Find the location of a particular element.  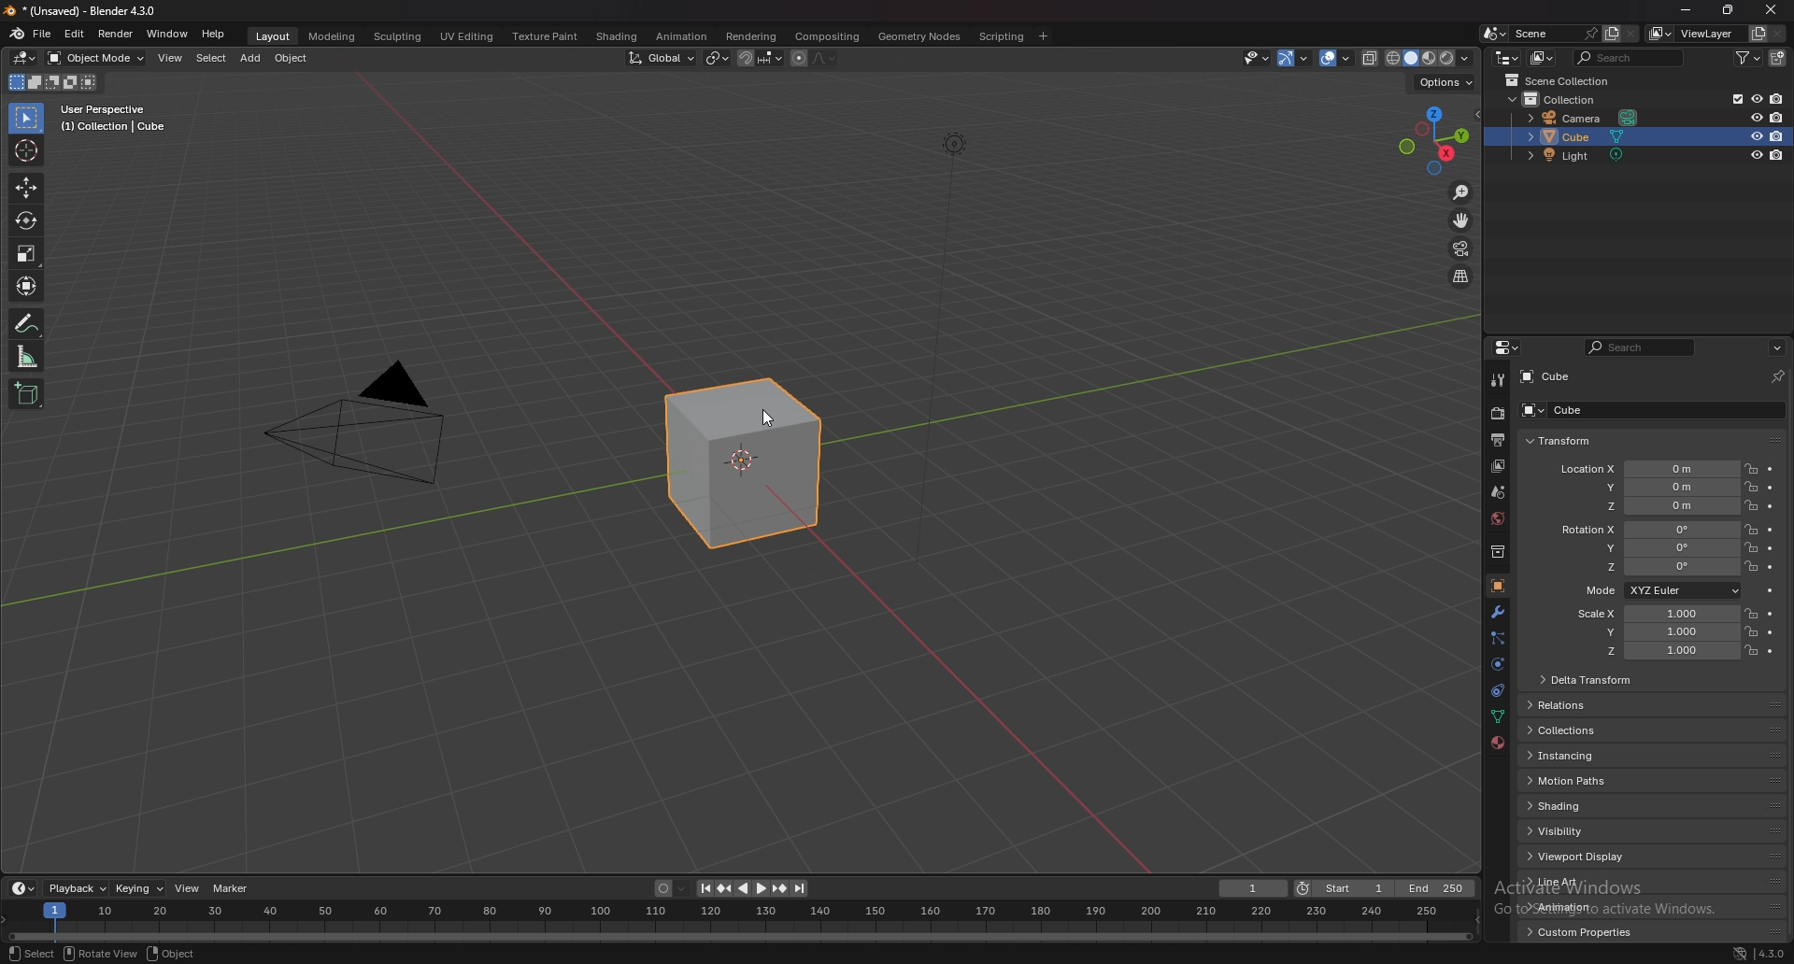

play animation is located at coordinates (753, 889).